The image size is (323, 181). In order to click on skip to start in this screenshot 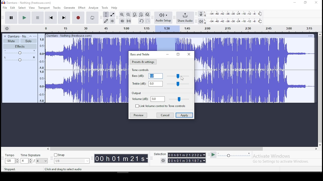, I will do `click(51, 17)`.